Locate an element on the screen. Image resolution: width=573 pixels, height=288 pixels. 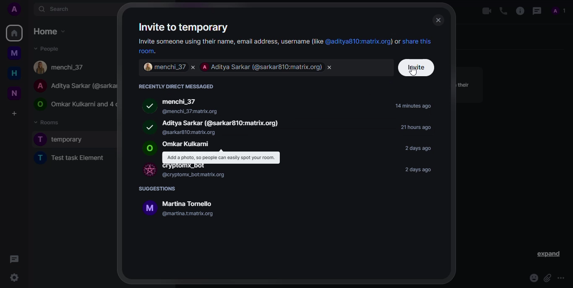
A Aditya Sarkar (@sarkar810:matrix.org) is located at coordinates (262, 67).